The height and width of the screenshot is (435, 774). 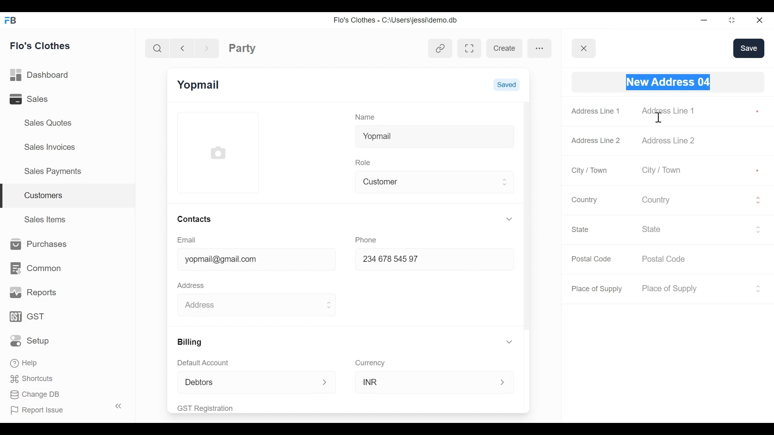 I want to click on Contacts, so click(x=193, y=219).